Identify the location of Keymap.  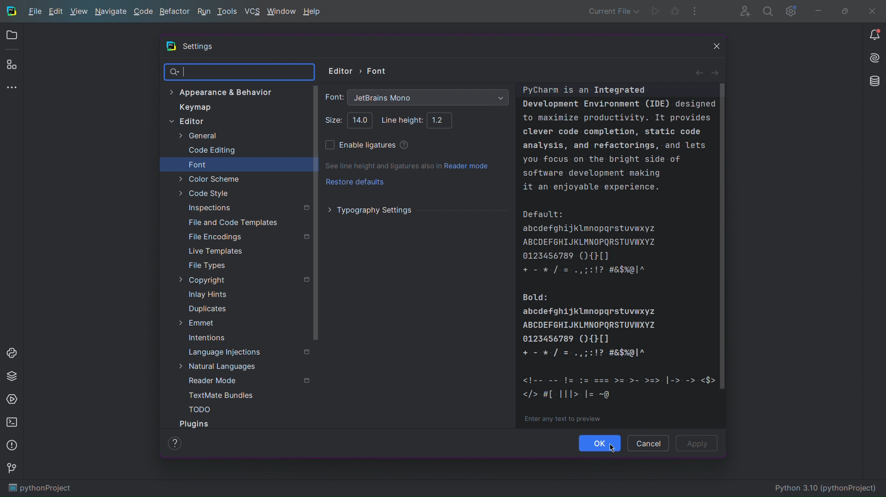
(195, 107).